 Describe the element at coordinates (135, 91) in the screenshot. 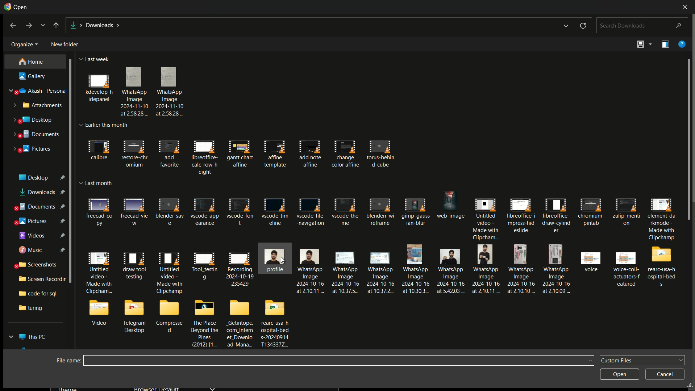

I see `files` at that location.